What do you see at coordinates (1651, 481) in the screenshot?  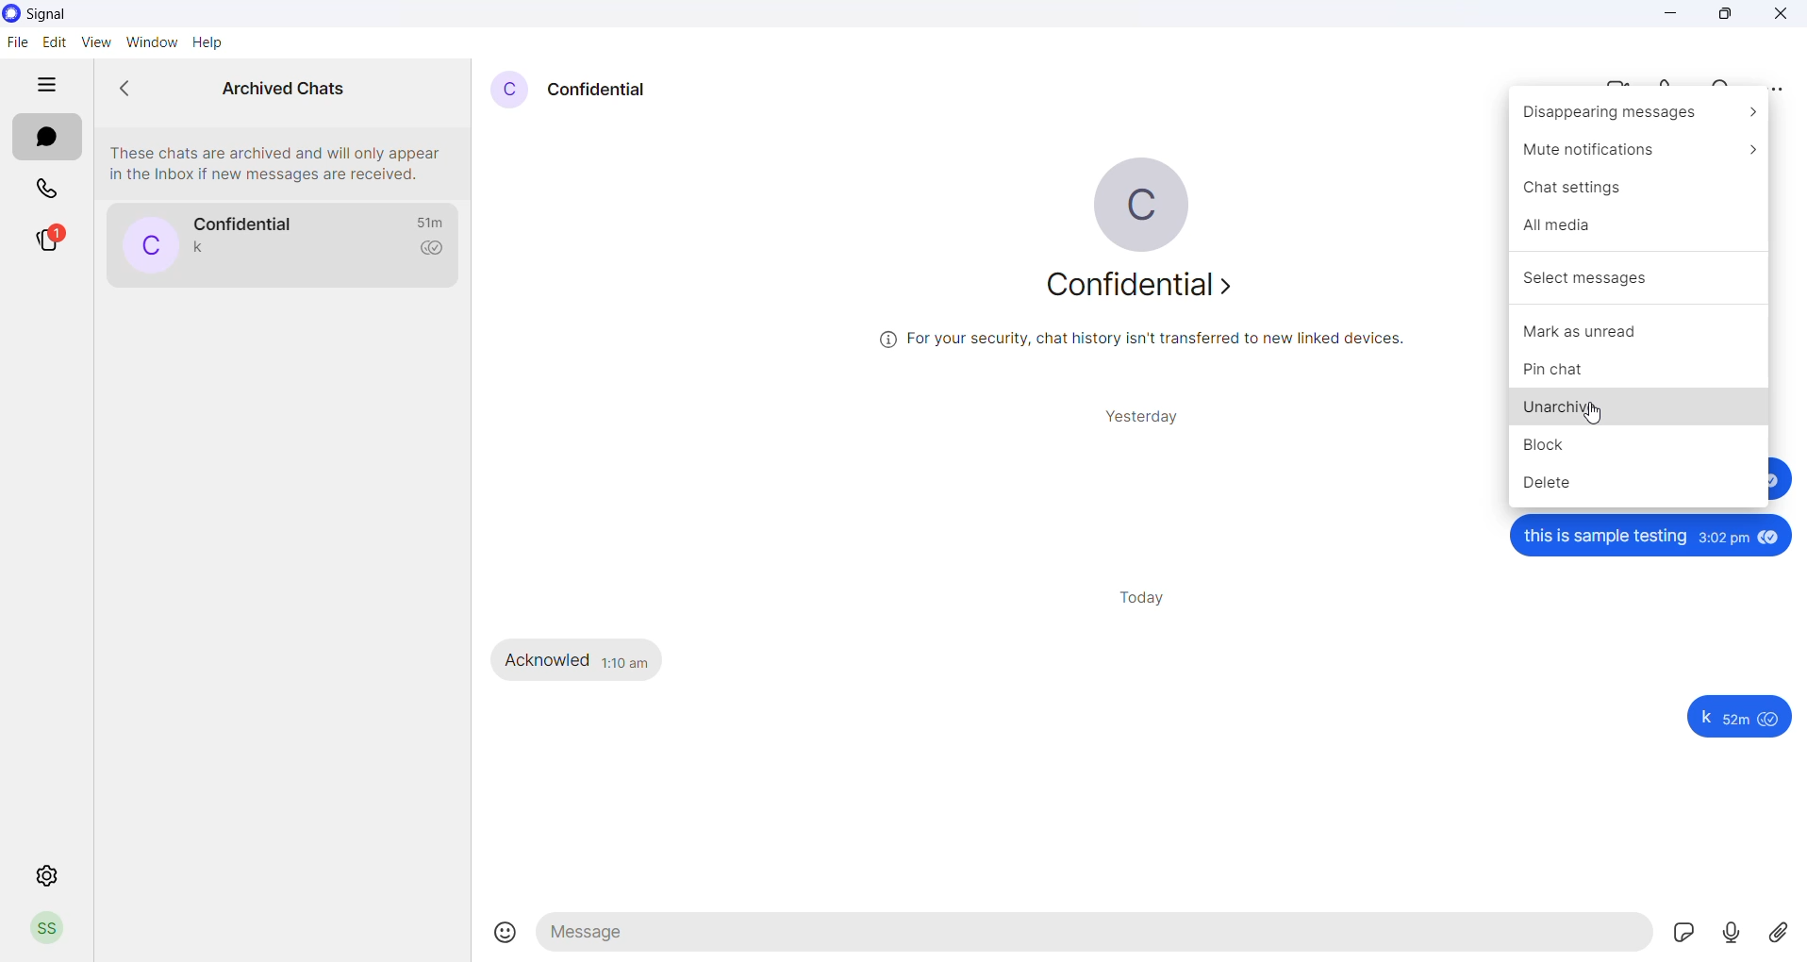 I see `delete` at bounding box center [1651, 481].